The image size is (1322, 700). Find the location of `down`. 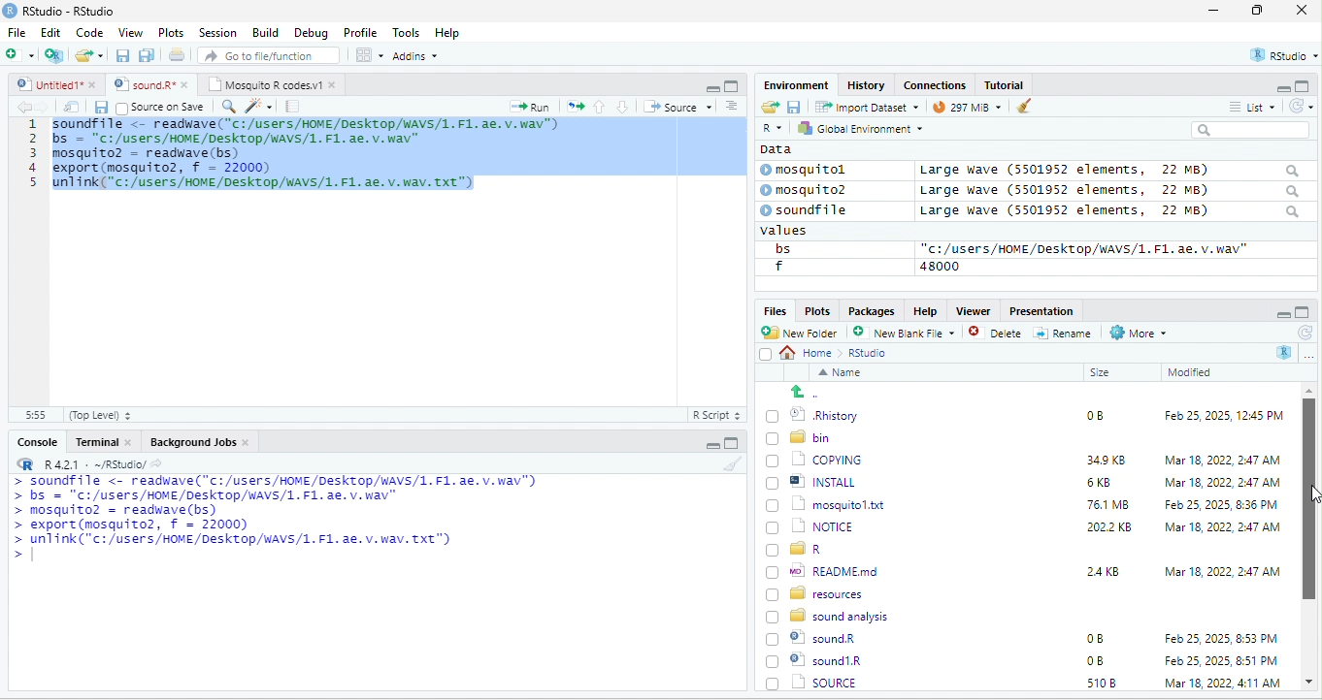

down is located at coordinates (623, 106).